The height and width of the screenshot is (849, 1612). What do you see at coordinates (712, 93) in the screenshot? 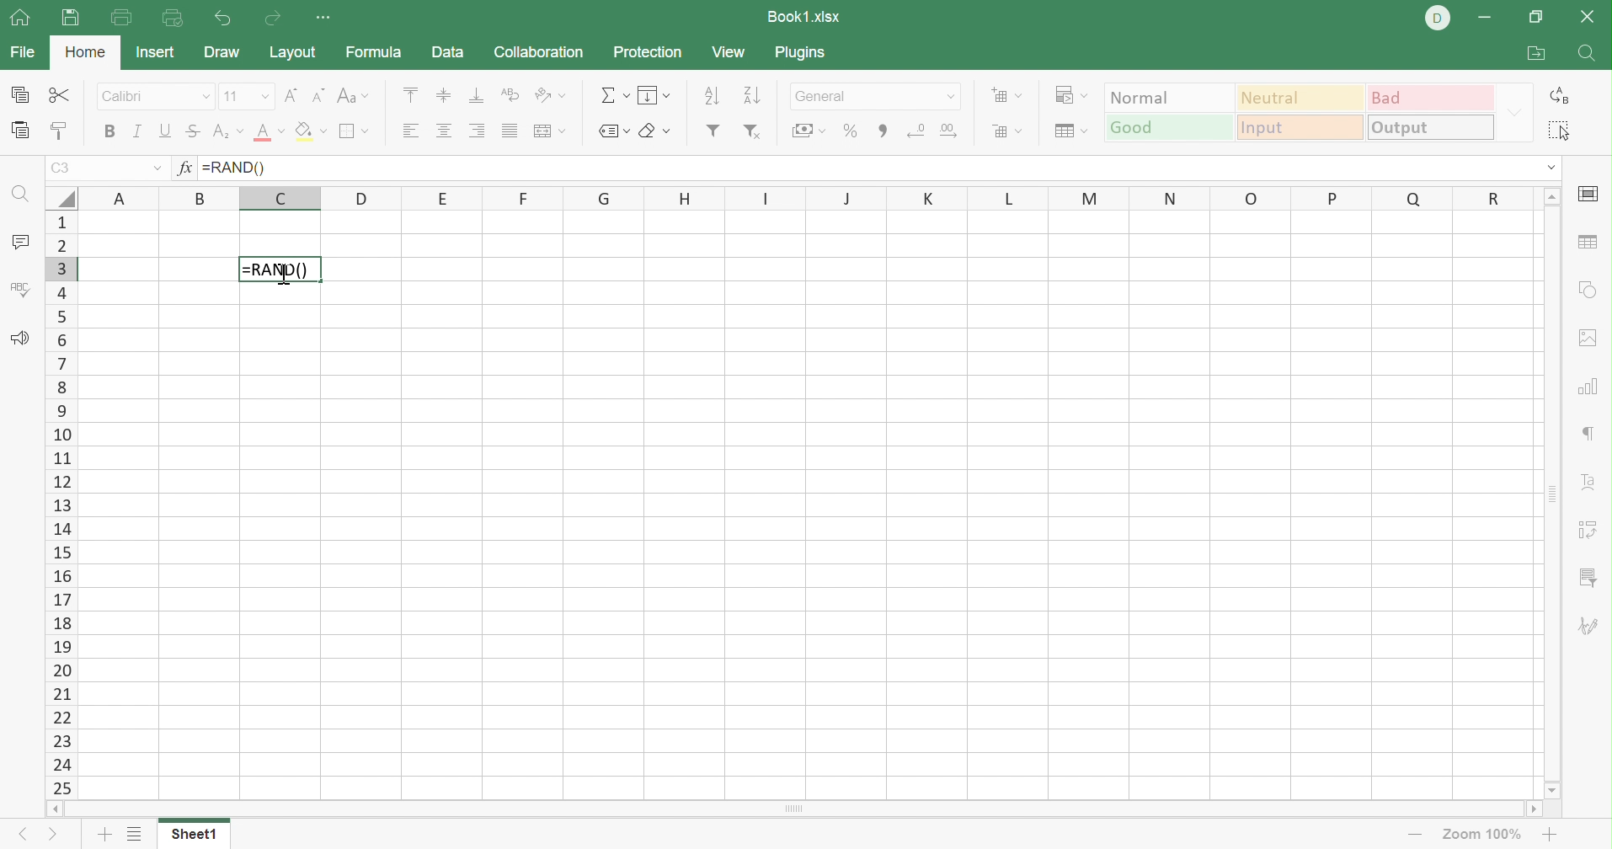
I see `Sort ascending` at bounding box center [712, 93].